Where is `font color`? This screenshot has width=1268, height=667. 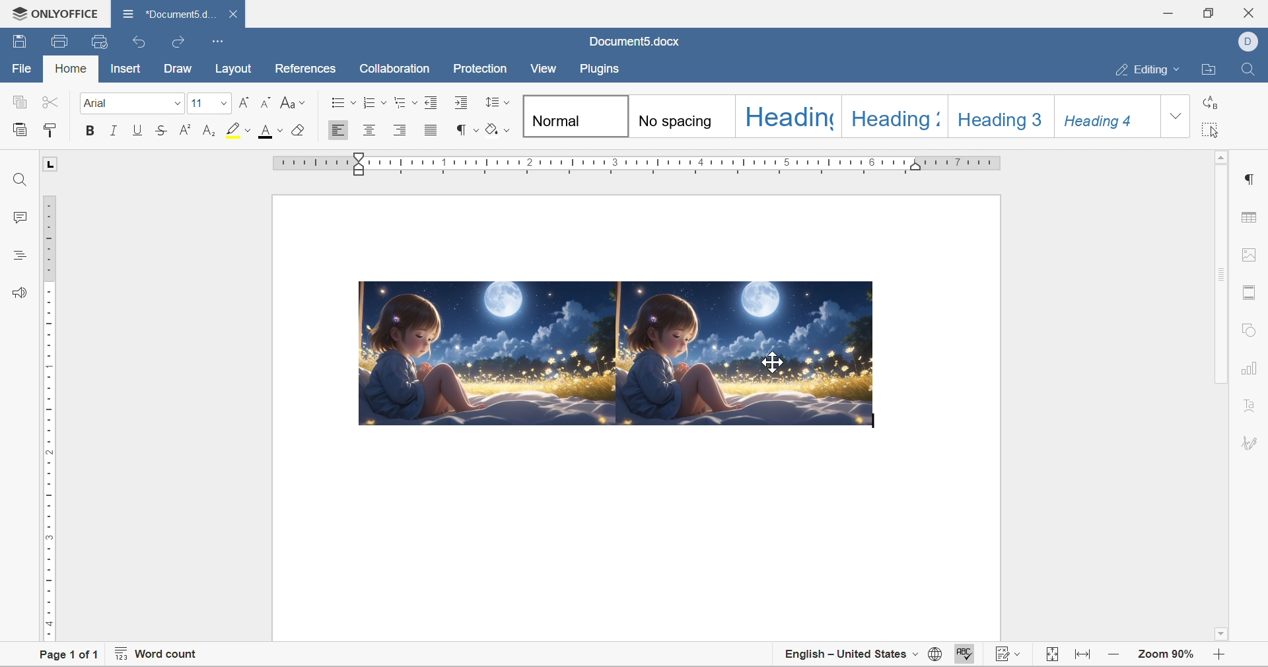 font color is located at coordinates (272, 130).